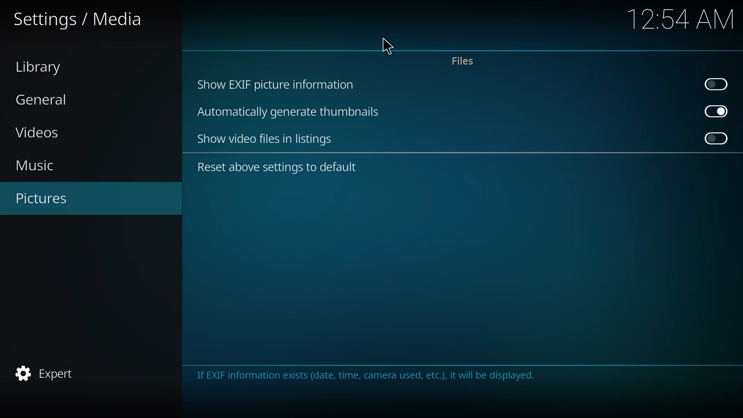 This screenshot has width=743, height=418. I want to click on videos, so click(51, 133).